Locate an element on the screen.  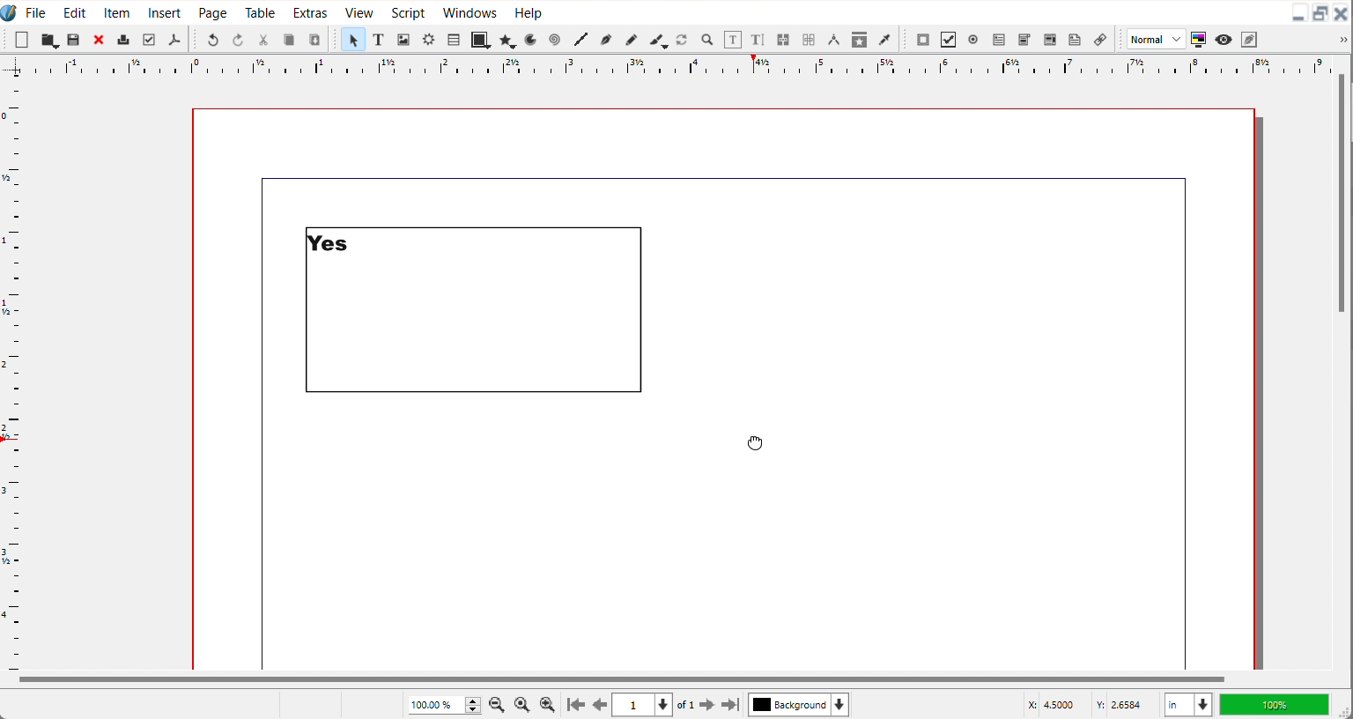
Select current layer is located at coordinates (799, 704).